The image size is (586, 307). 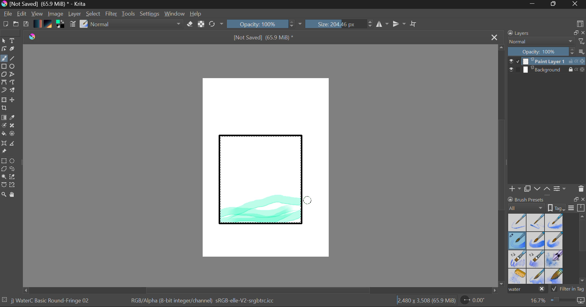 What do you see at coordinates (382, 24) in the screenshot?
I see `Vertical Mirror Flip` at bounding box center [382, 24].